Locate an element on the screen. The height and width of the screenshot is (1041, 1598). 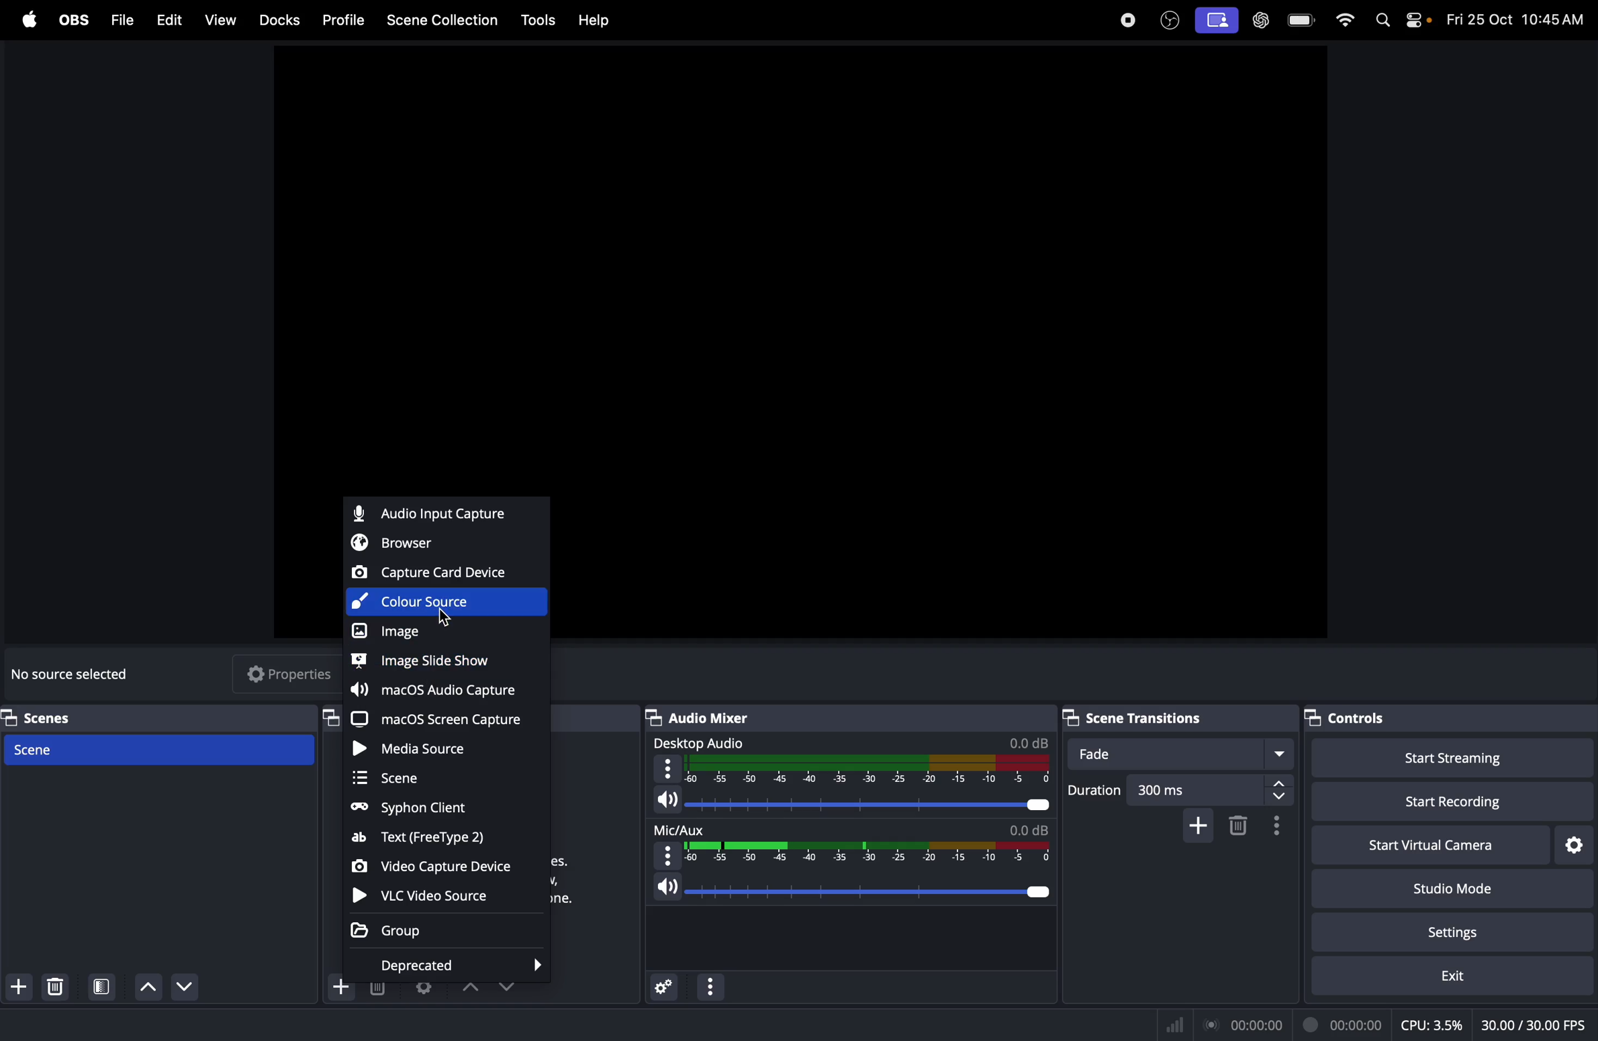
desktop audio is located at coordinates (854, 770).